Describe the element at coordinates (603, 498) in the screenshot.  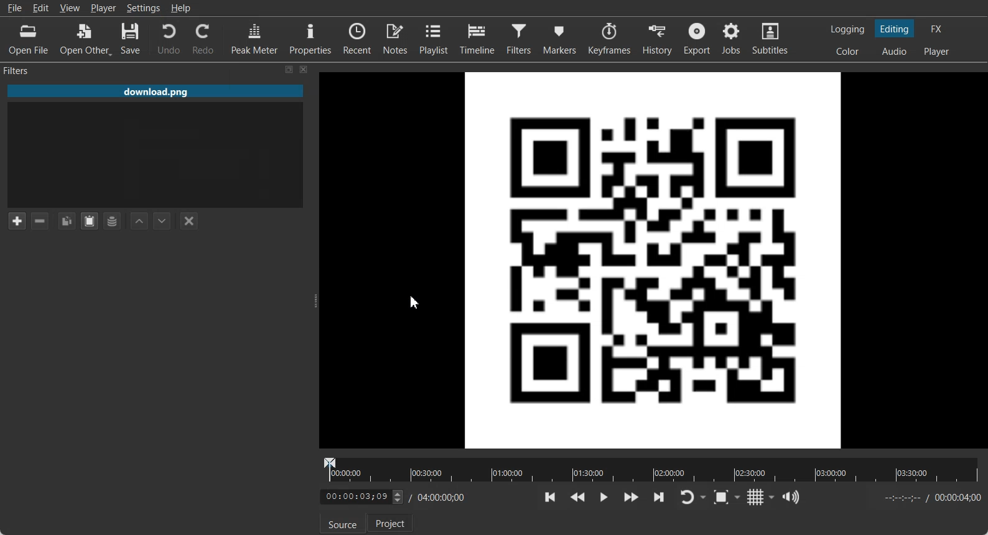
I see `Toggle paly or pause` at that location.